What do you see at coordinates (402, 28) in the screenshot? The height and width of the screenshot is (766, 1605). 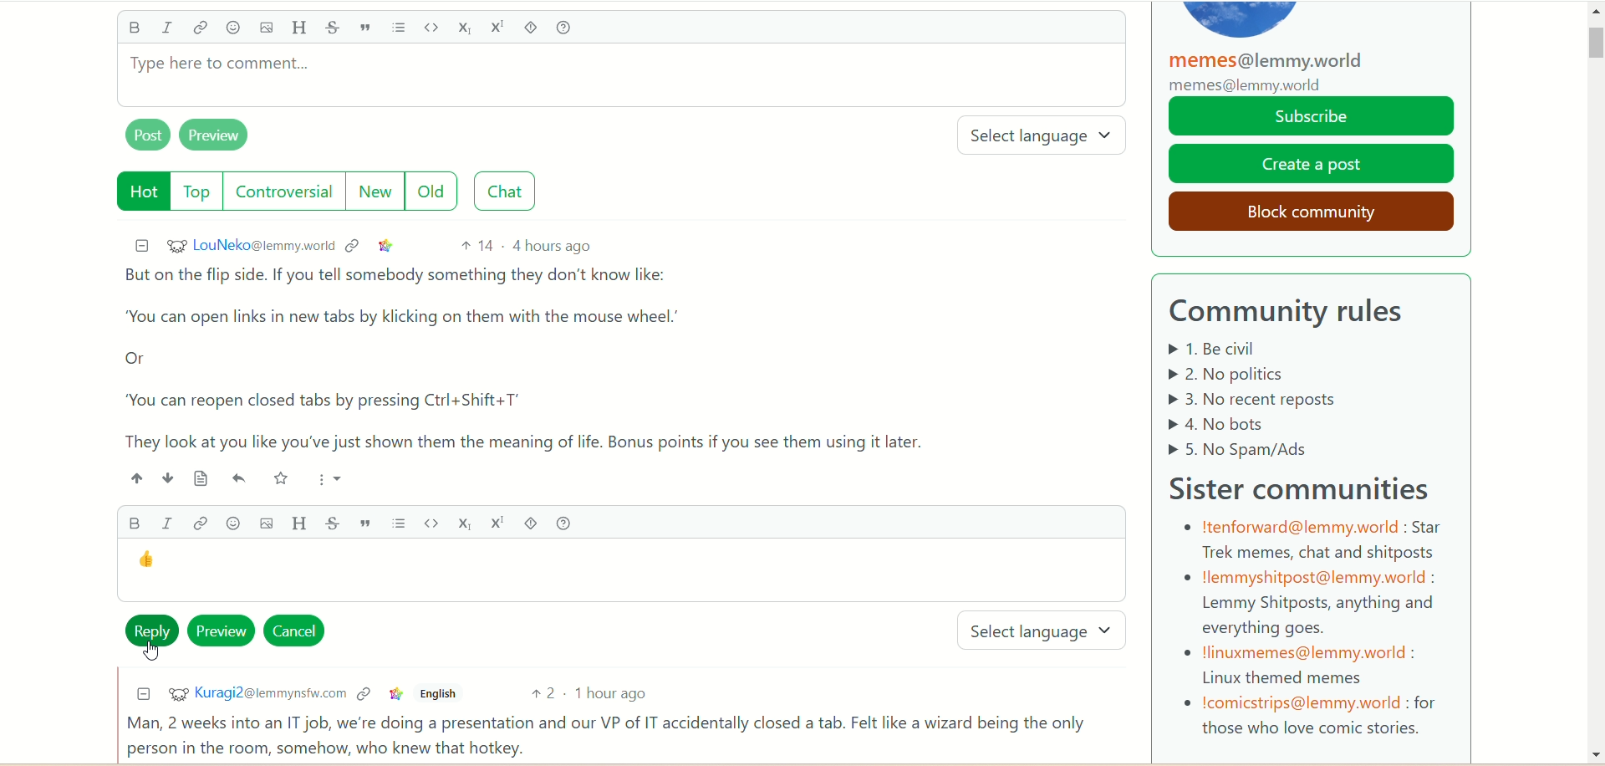 I see `list` at bounding box center [402, 28].